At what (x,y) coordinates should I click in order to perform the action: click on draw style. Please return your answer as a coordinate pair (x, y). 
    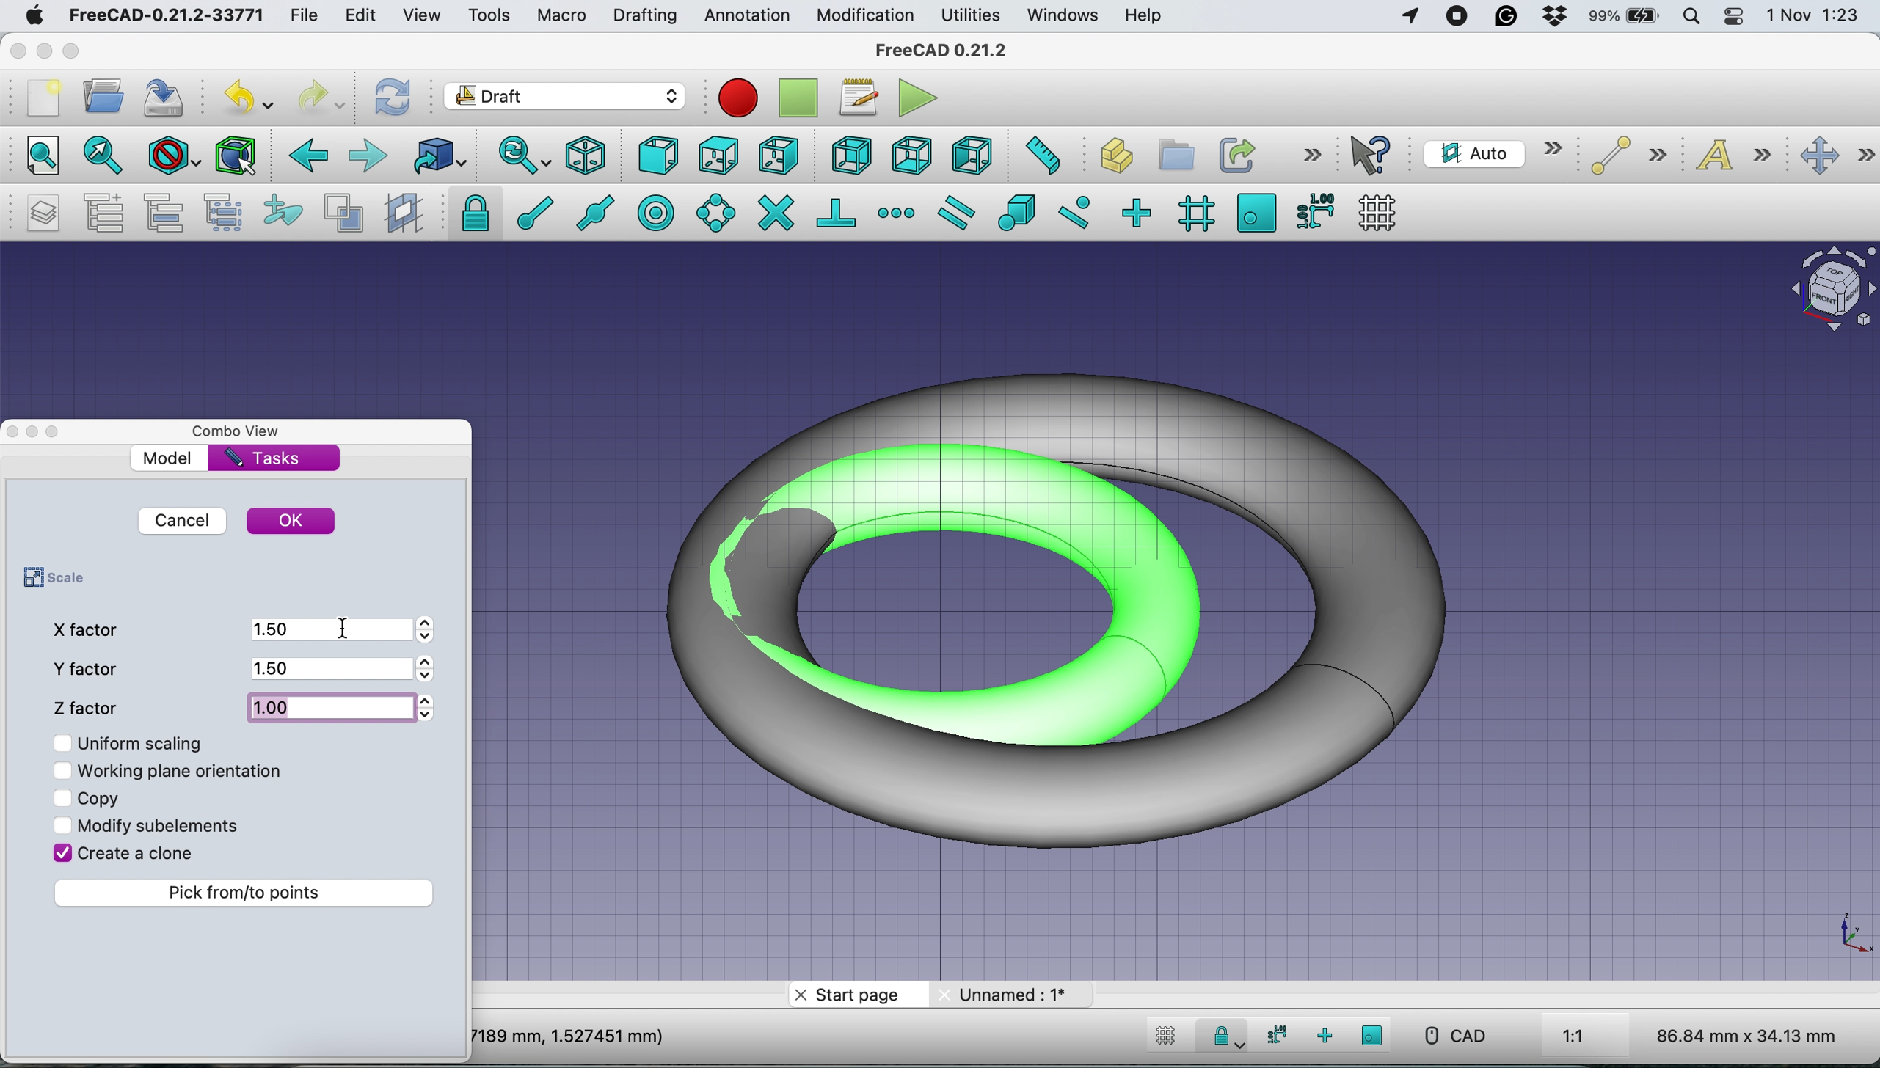
    Looking at the image, I should click on (171, 158).